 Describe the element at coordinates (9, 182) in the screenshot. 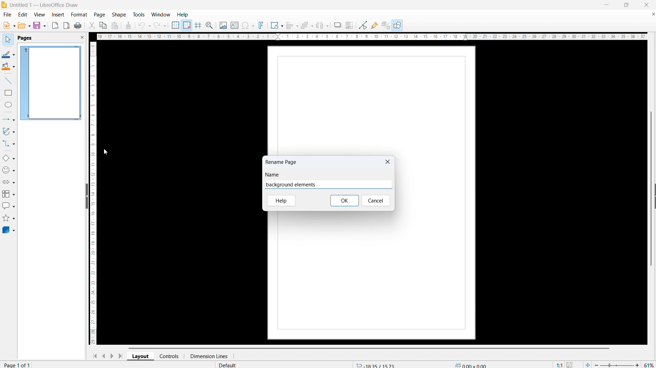

I see `block arrows` at that location.